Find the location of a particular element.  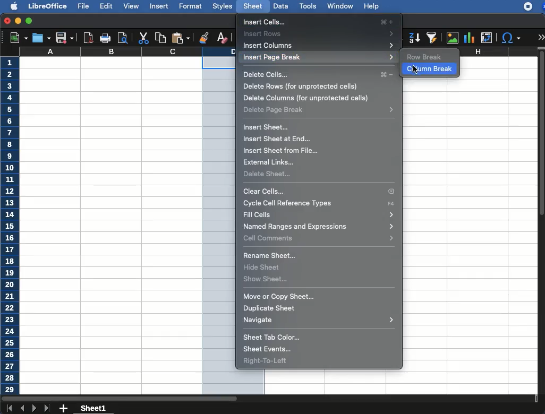

insert rows is located at coordinates (320, 34).